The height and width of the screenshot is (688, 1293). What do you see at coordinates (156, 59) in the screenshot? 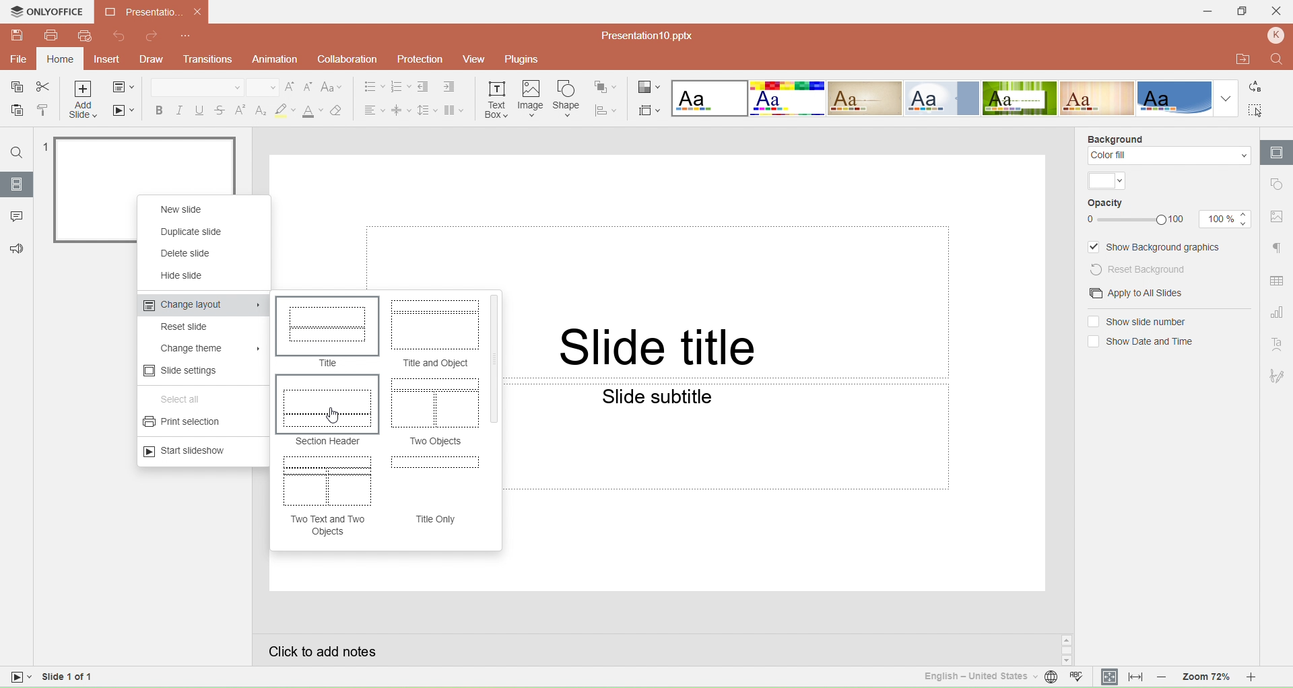
I see `Draw` at bounding box center [156, 59].